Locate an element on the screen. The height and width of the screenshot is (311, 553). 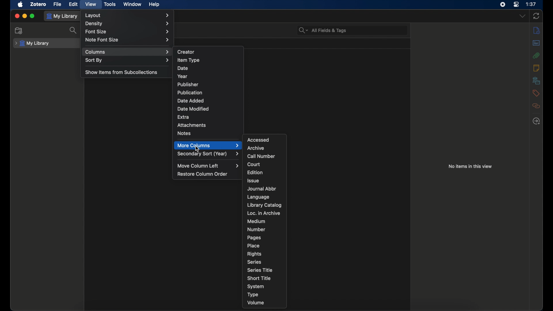
publisher is located at coordinates (188, 84).